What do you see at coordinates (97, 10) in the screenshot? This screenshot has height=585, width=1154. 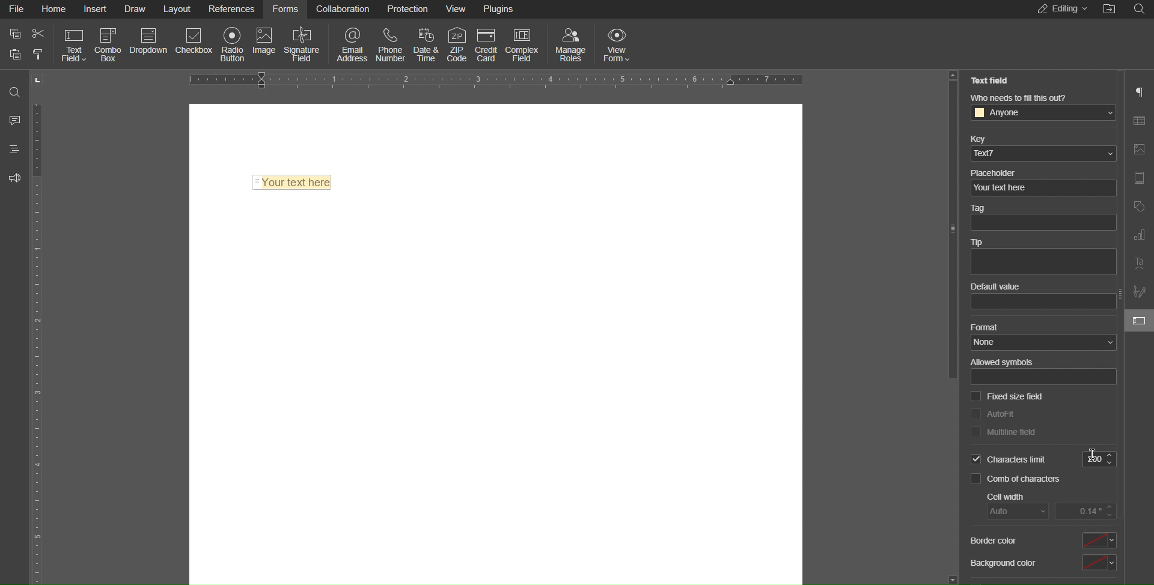 I see `Insert` at bounding box center [97, 10].